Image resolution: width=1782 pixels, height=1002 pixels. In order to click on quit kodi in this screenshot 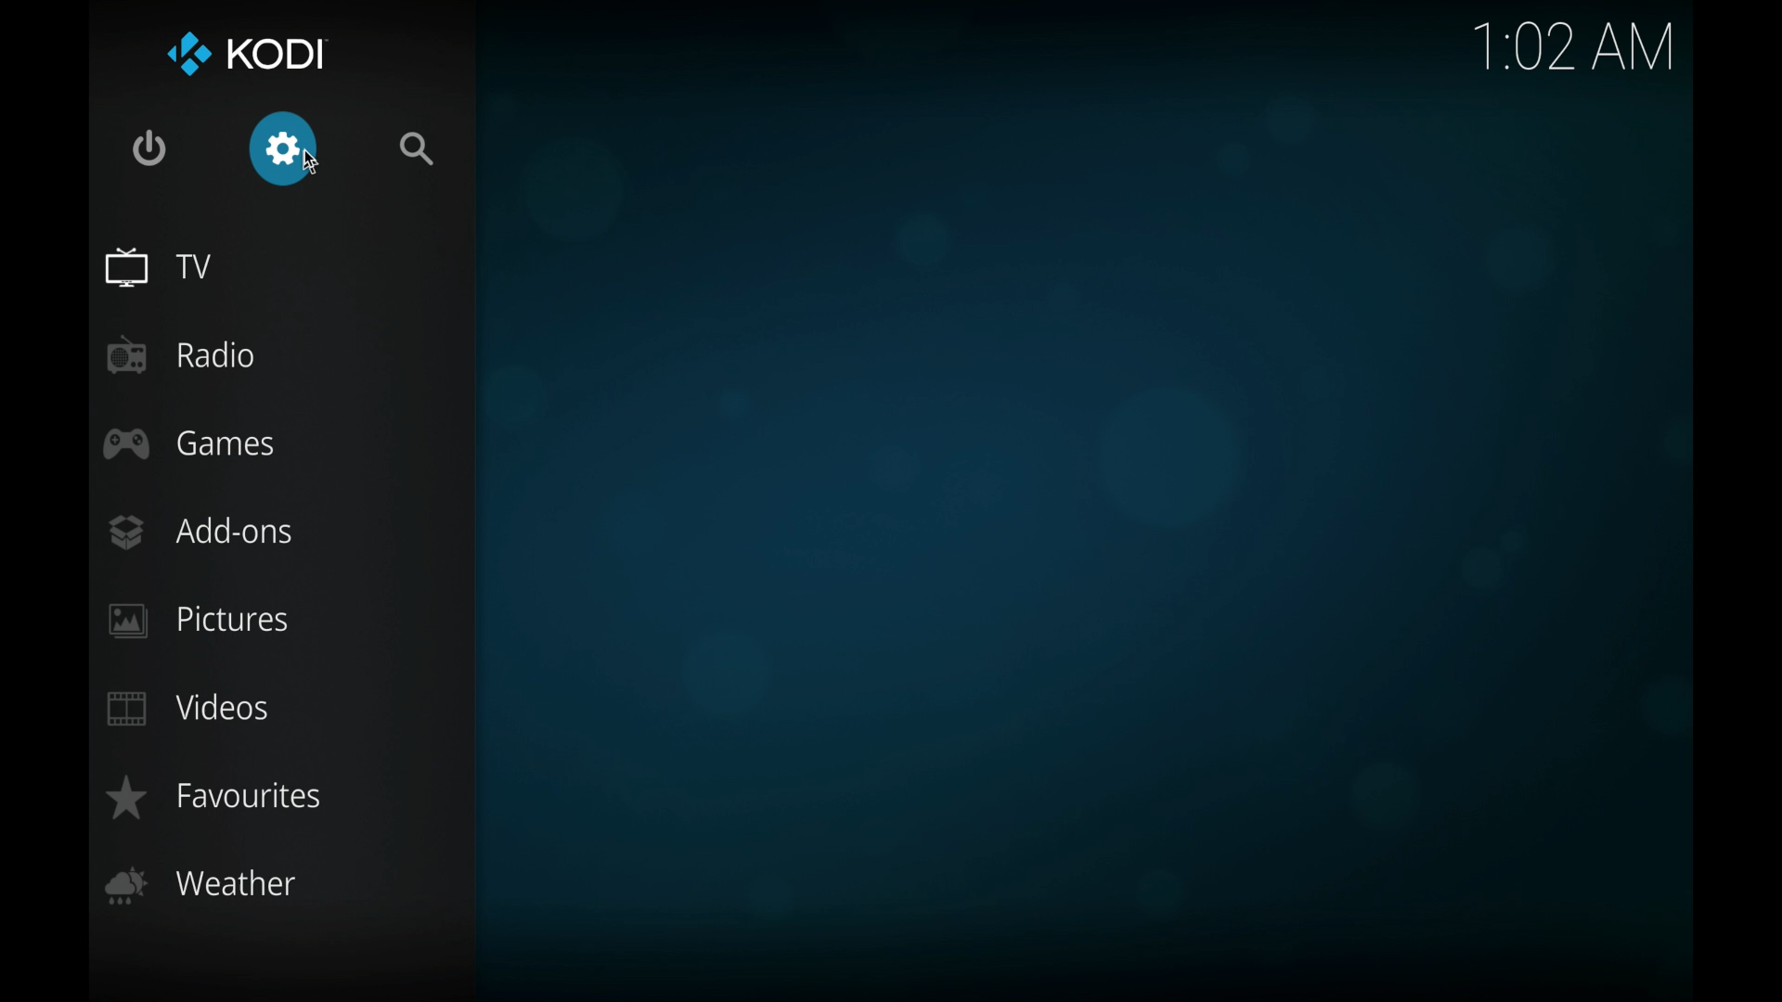, I will do `click(151, 148)`.